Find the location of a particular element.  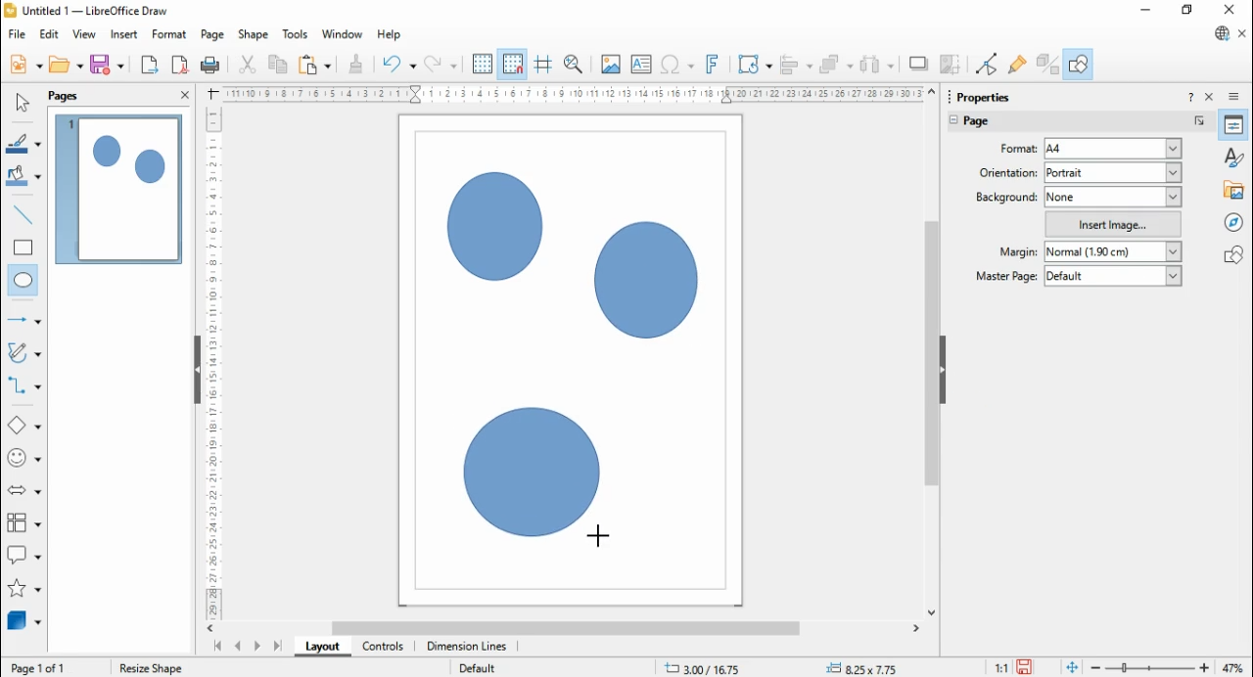

margin is located at coordinates (1016, 251).